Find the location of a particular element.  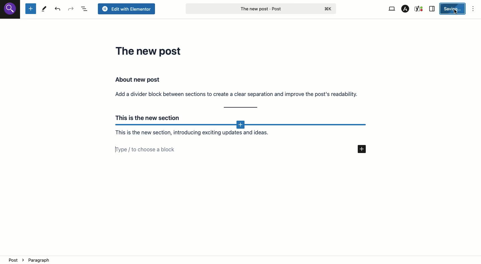

Section 1 is located at coordinates (237, 86).